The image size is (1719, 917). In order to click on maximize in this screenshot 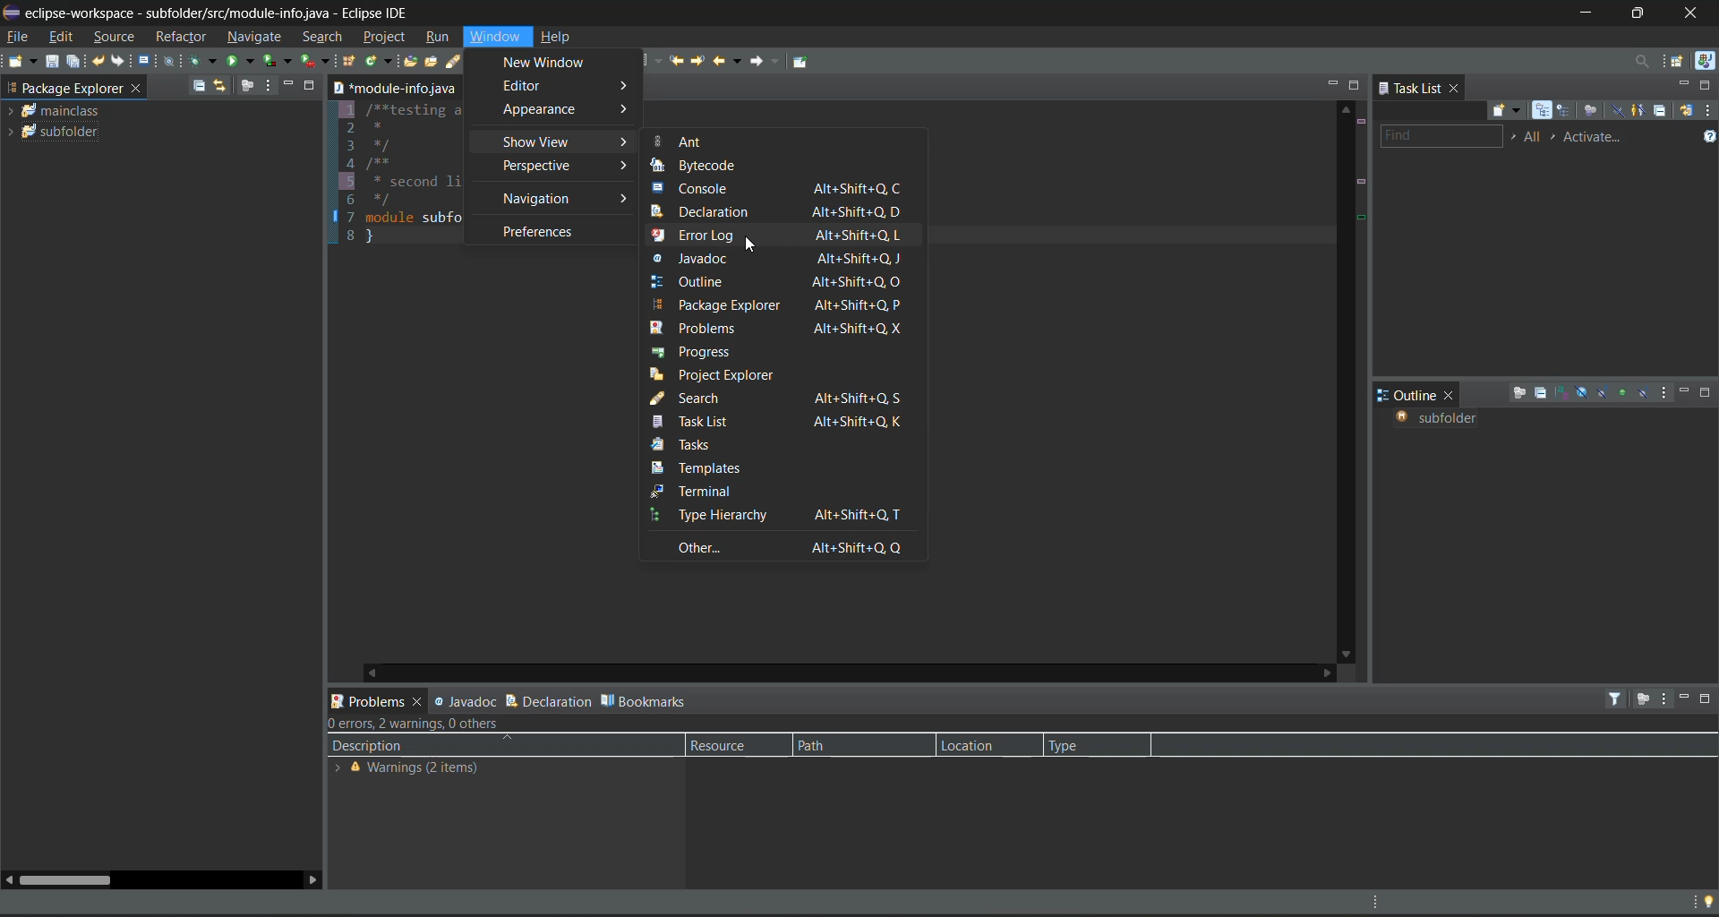, I will do `click(1704, 85)`.